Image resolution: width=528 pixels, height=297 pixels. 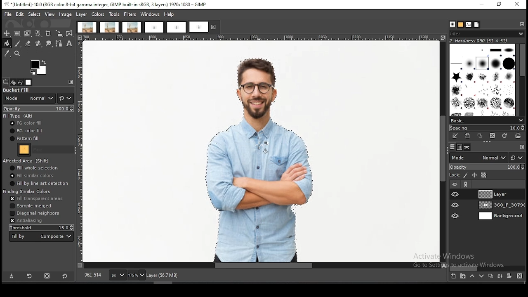 What do you see at coordinates (37, 199) in the screenshot?
I see `fill transperent areas` at bounding box center [37, 199].